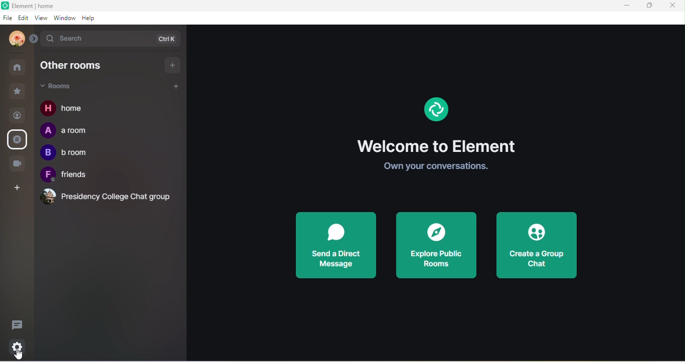 Image resolution: width=685 pixels, height=362 pixels. I want to click on minimize, so click(626, 8).